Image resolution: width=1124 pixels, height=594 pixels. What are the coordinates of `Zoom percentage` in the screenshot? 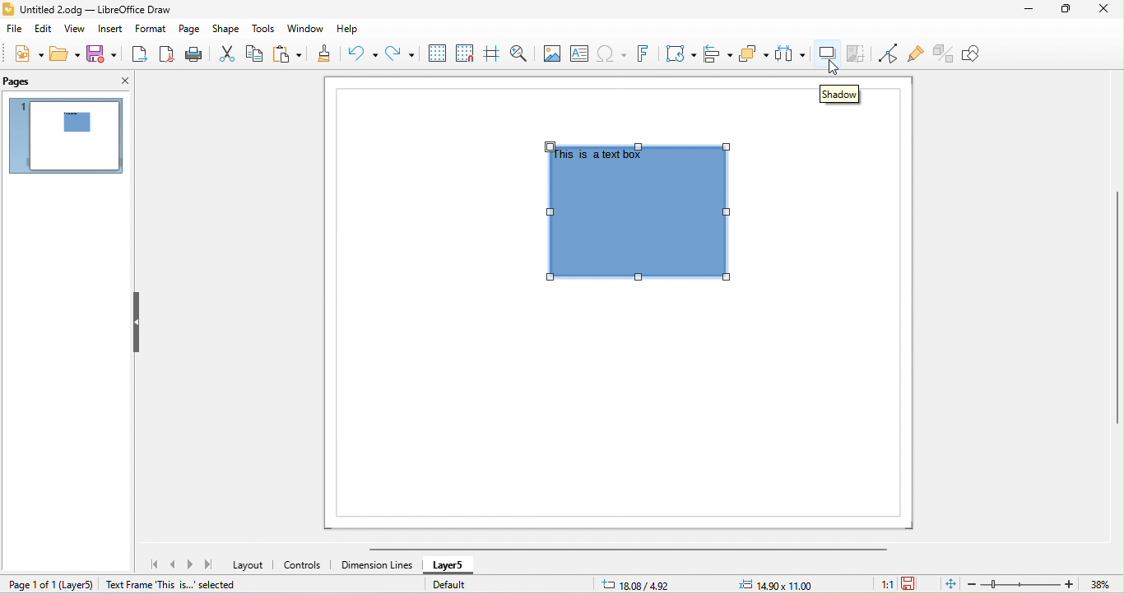 It's located at (1099, 585).